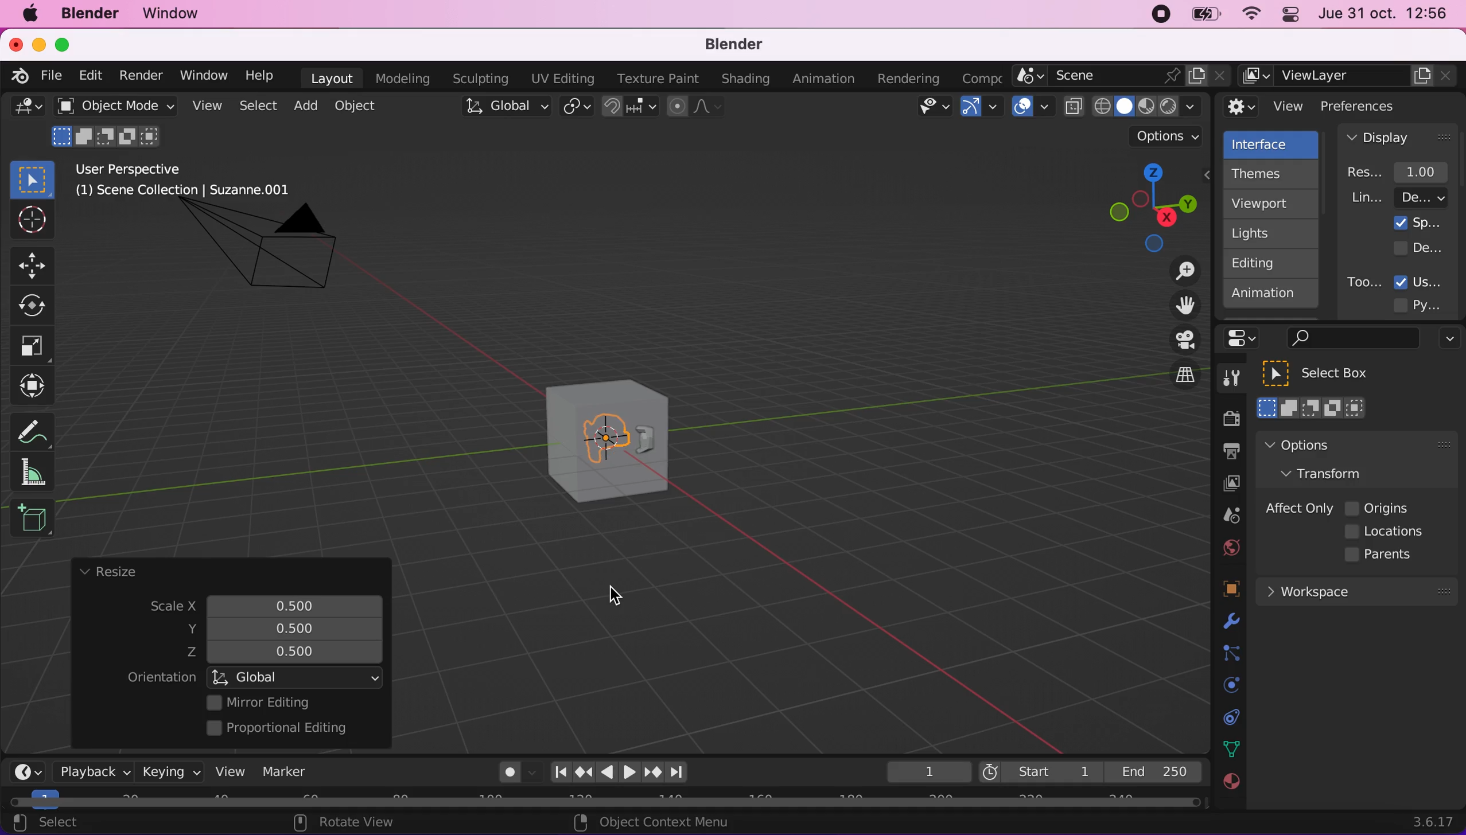 This screenshot has width=1466, height=835. What do you see at coordinates (169, 771) in the screenshot?
I see `keying` at bounding box center [169, 771].